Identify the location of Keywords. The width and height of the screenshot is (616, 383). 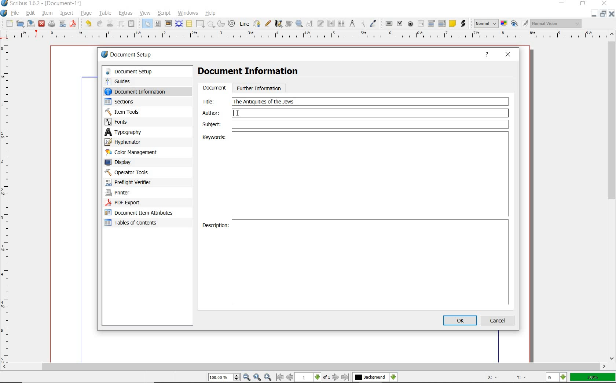
(213, 137).